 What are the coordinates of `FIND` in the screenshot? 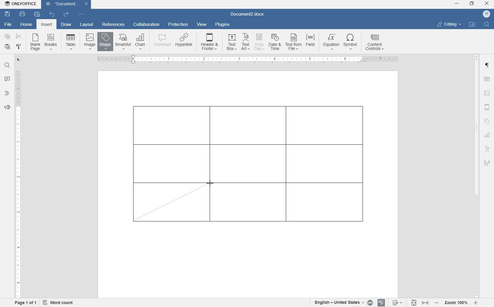 It's located at (487, 24).